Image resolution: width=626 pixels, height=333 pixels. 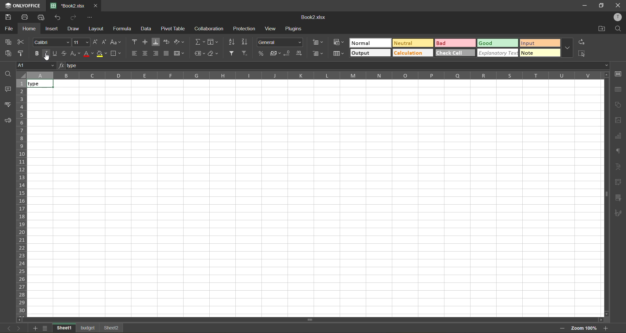 I want to click on quick print, so click(x=42, y=17).